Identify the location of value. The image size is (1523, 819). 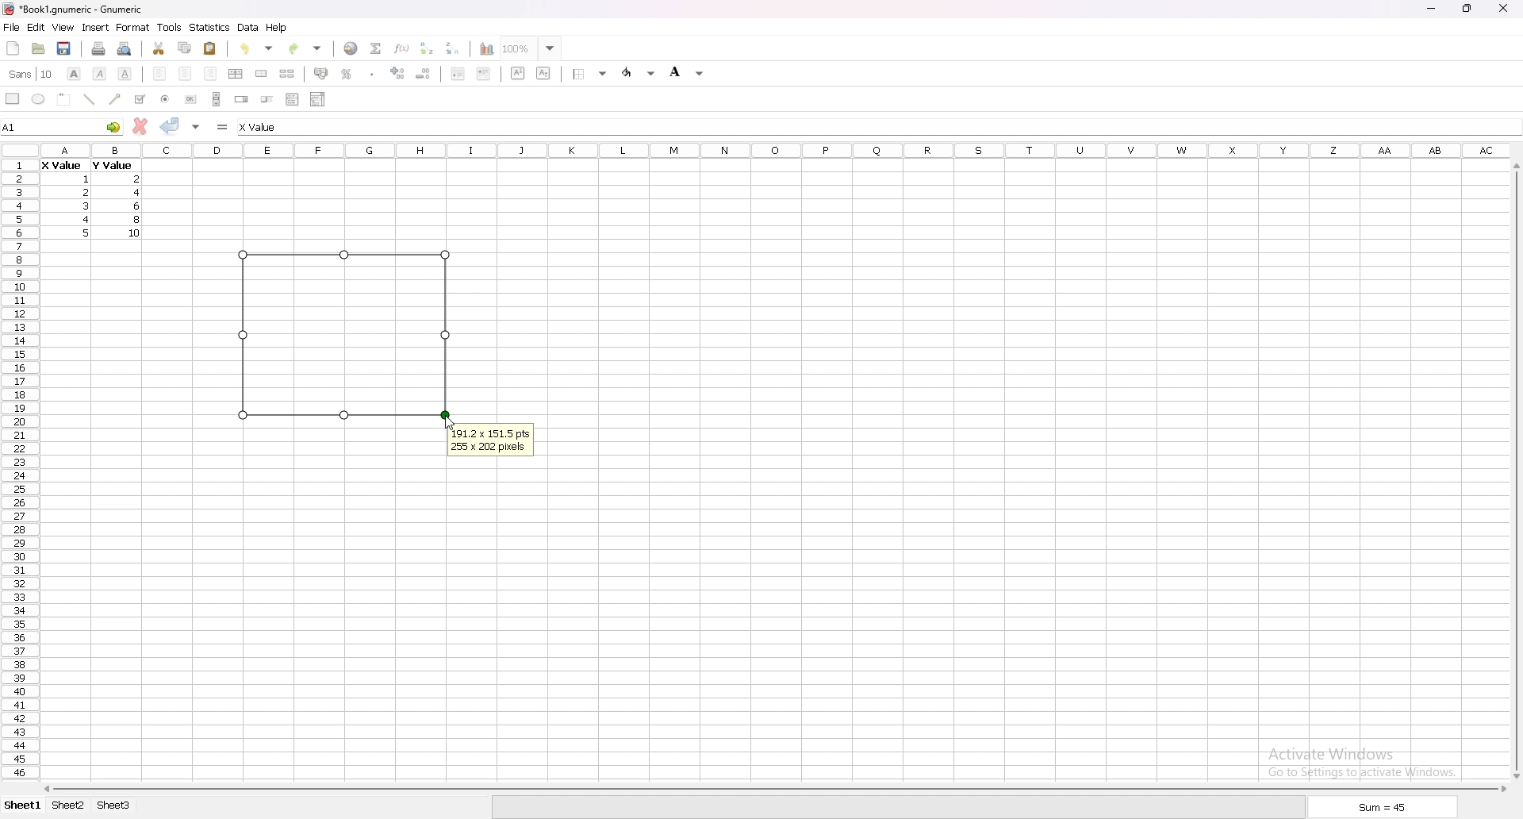
(138, 220).